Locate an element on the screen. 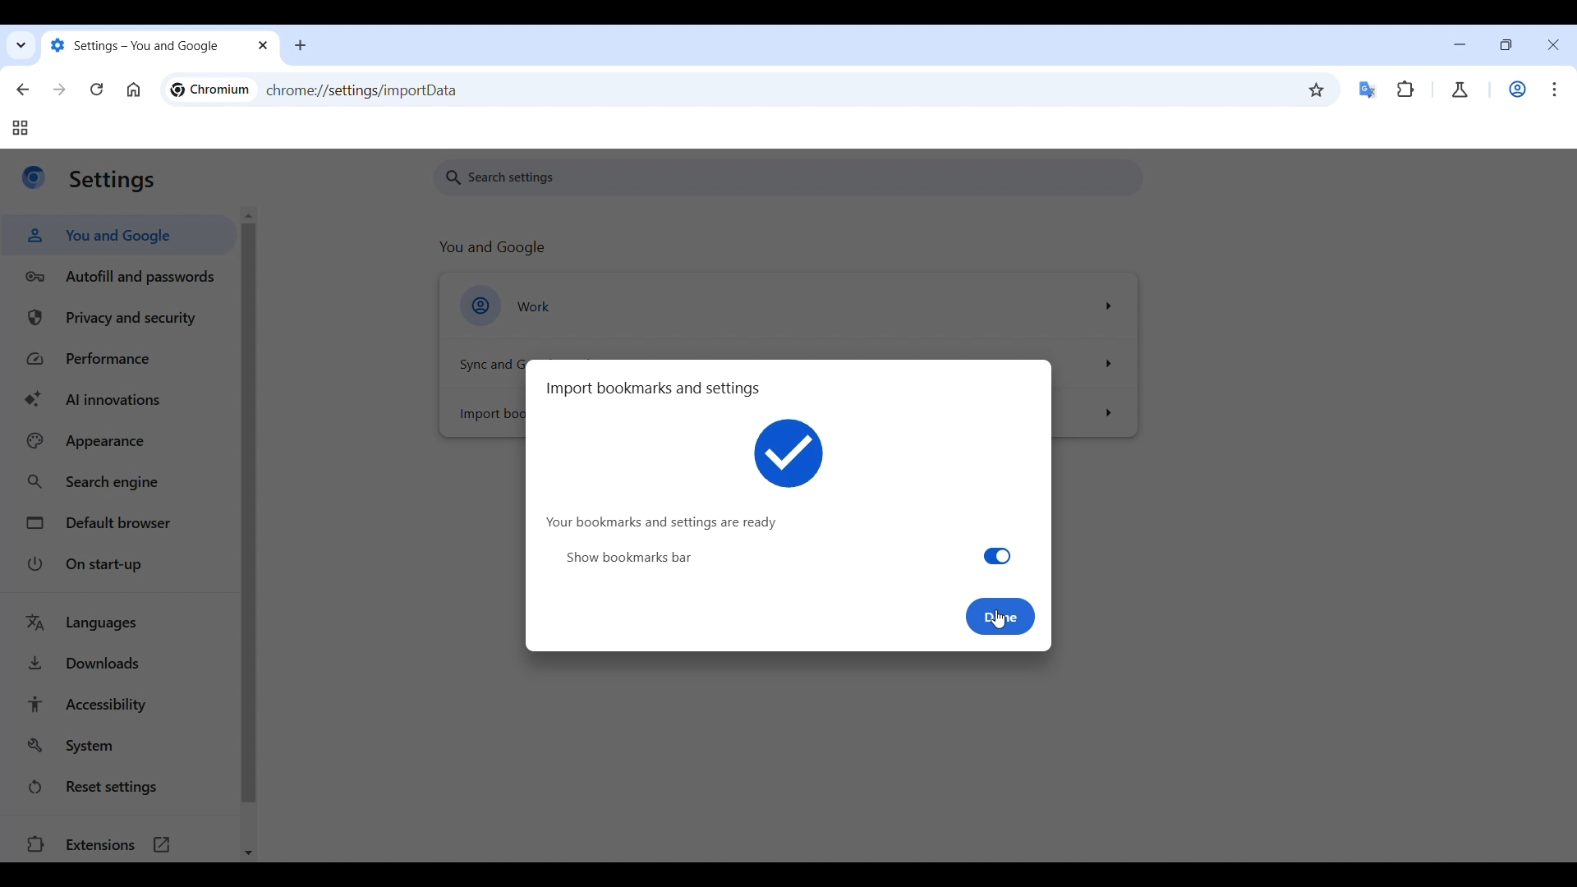  Go forward is located at coordinates (60, 89).